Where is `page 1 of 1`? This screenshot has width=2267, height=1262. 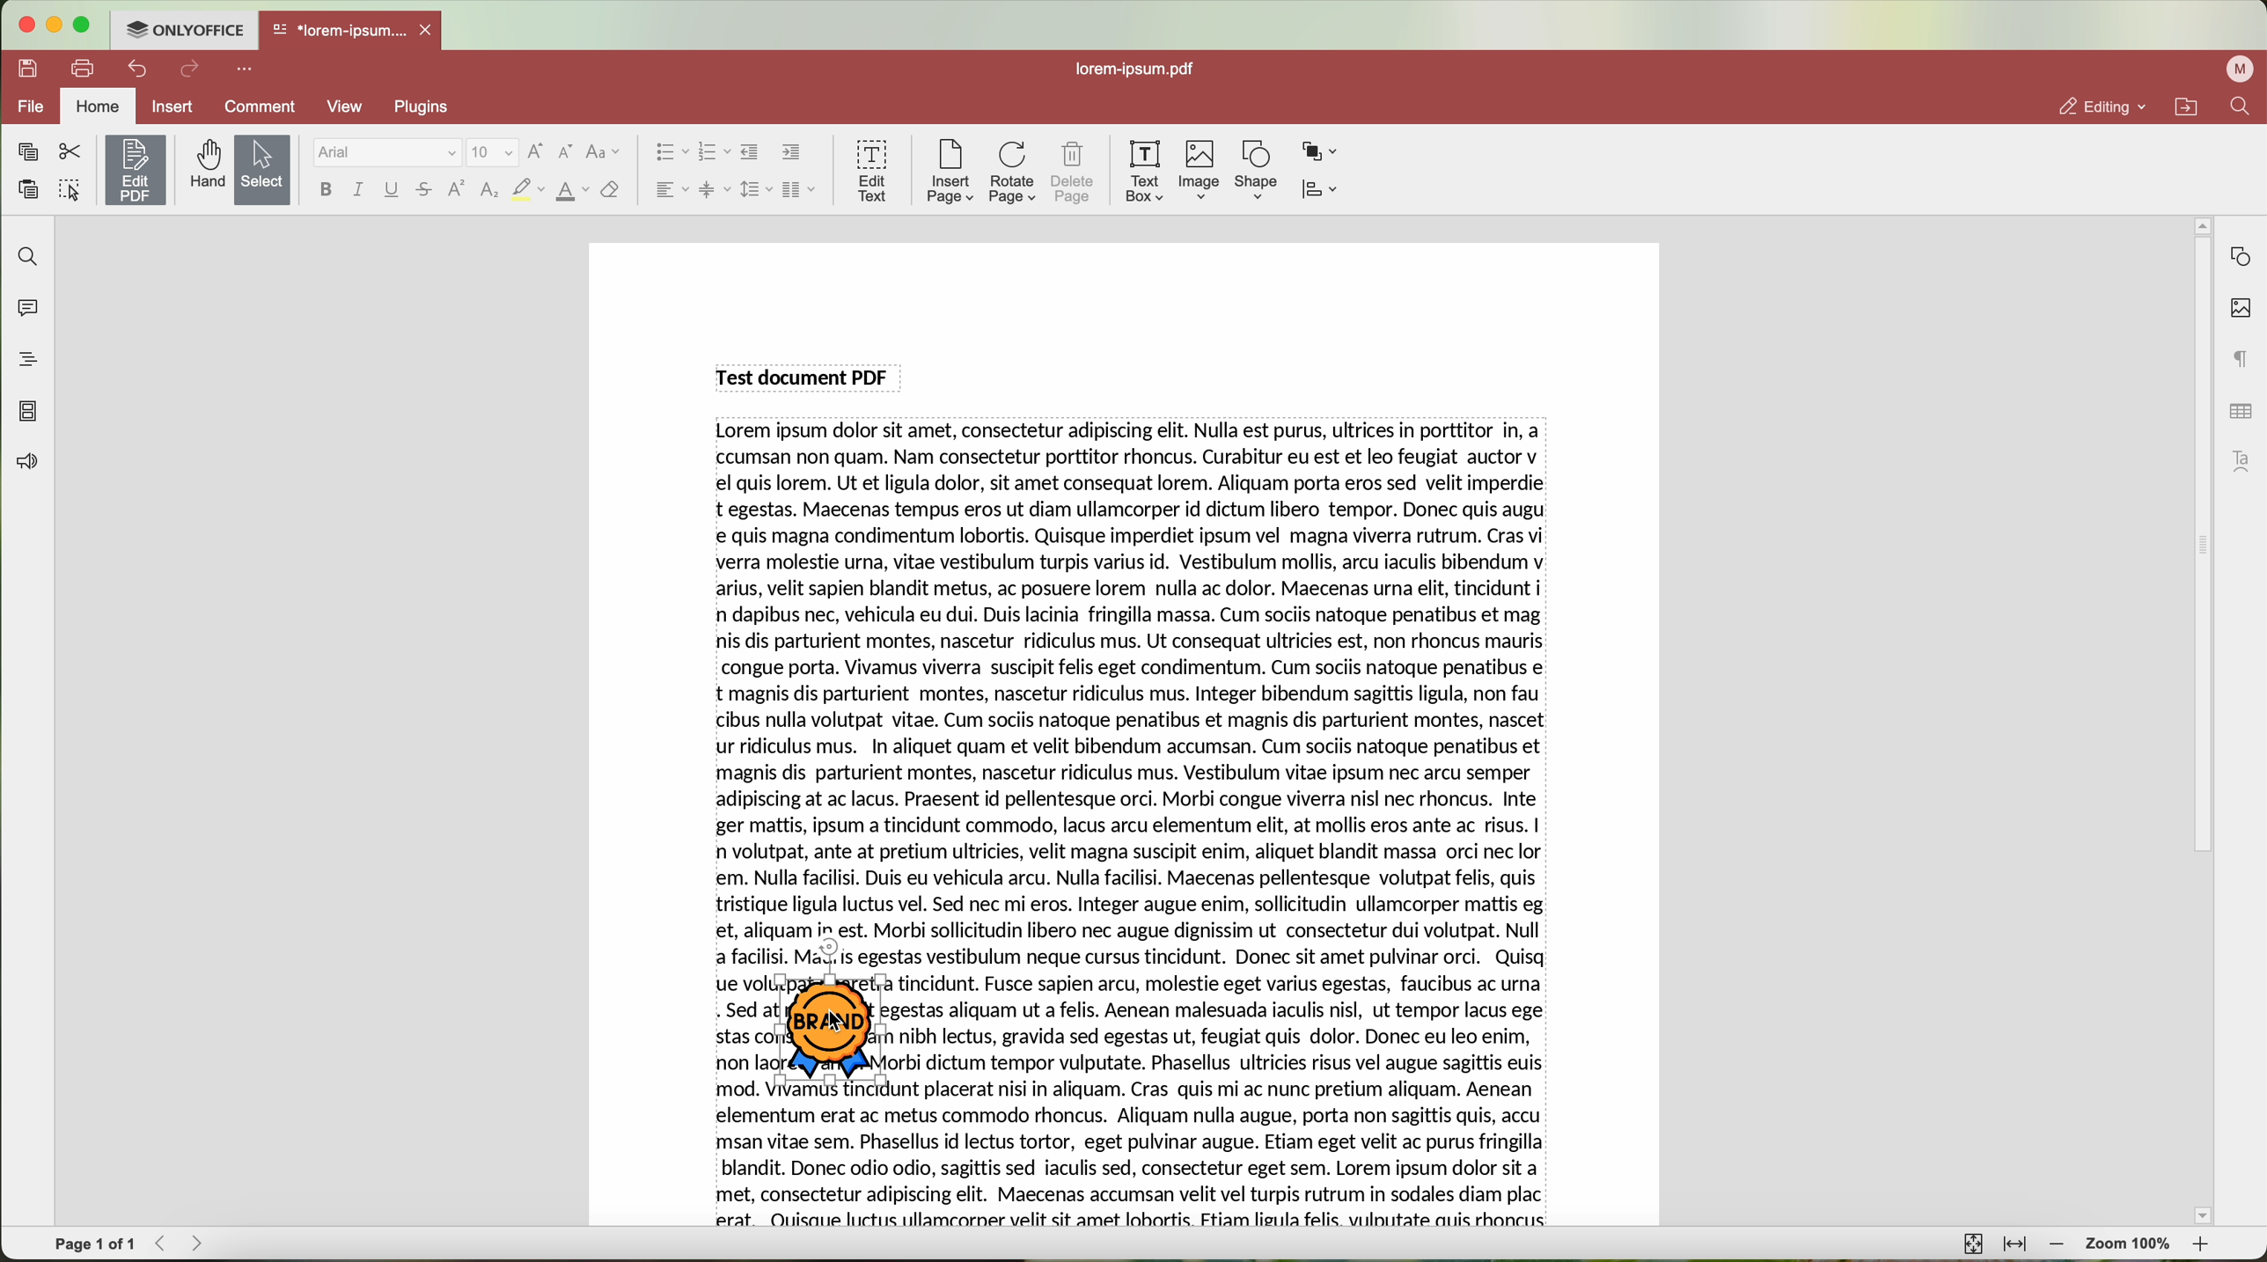
page 1 of 1 is located at coordinates (95, 1244).